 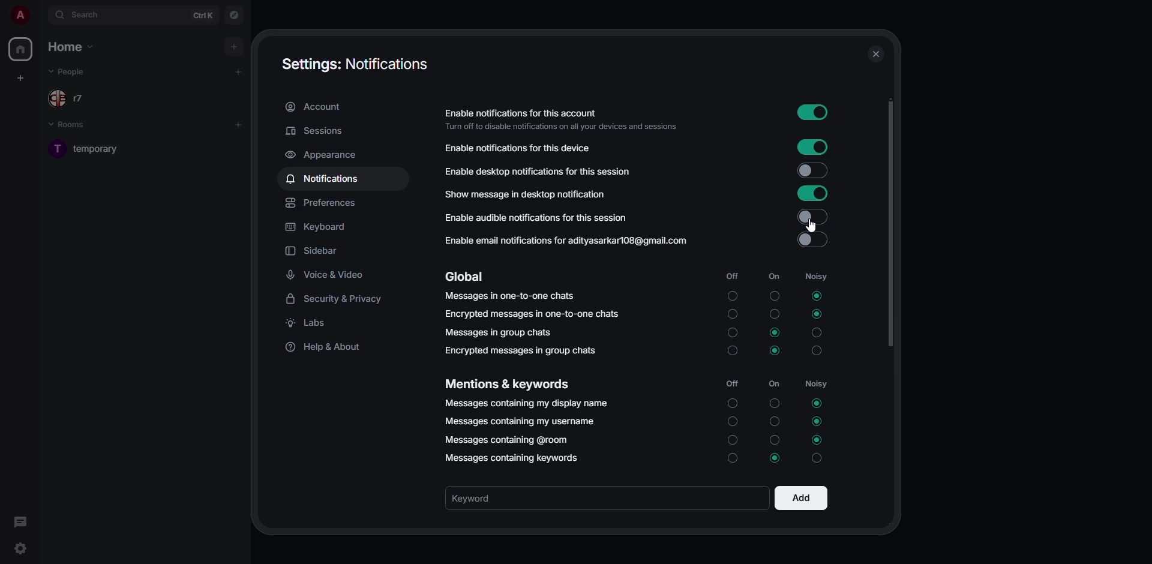 I want to click on add, so click(x=233, y=47).